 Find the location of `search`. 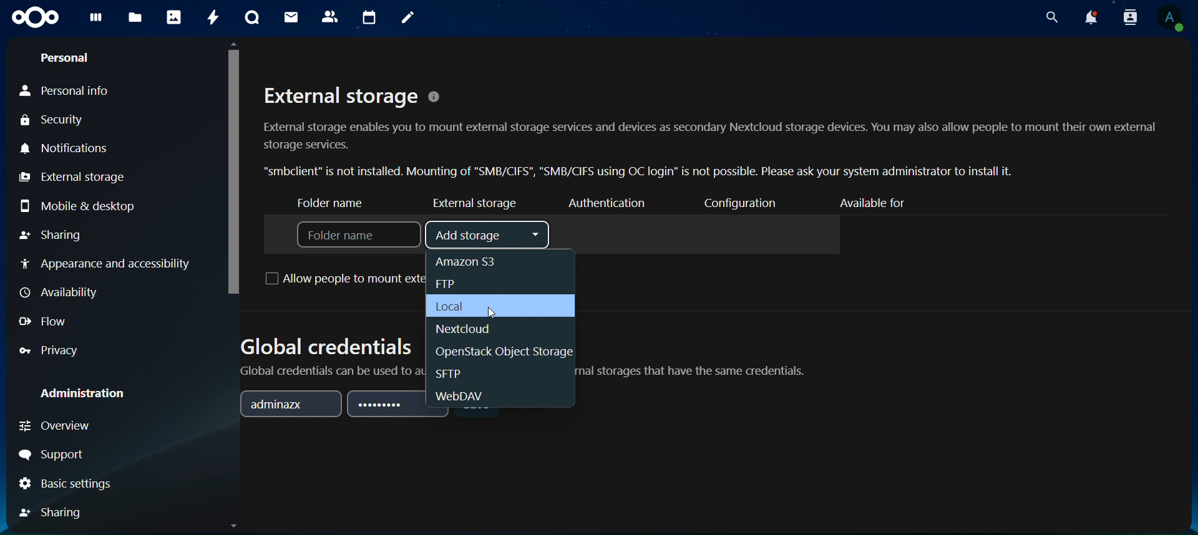

search is located at coordinates (1051, 17).